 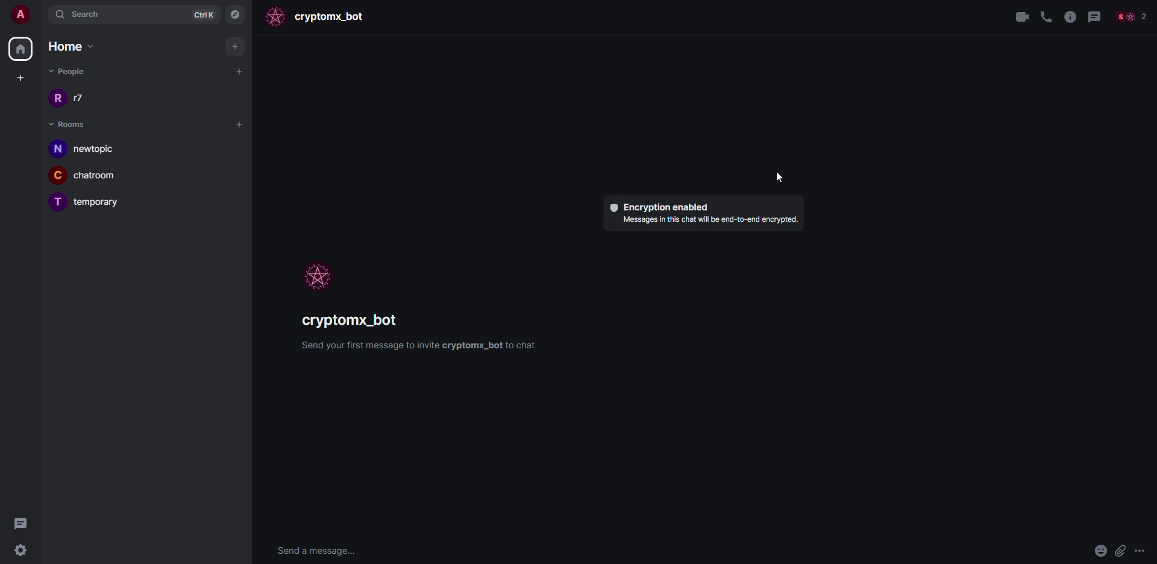 I want to click on T, so click(x=57, y=203).